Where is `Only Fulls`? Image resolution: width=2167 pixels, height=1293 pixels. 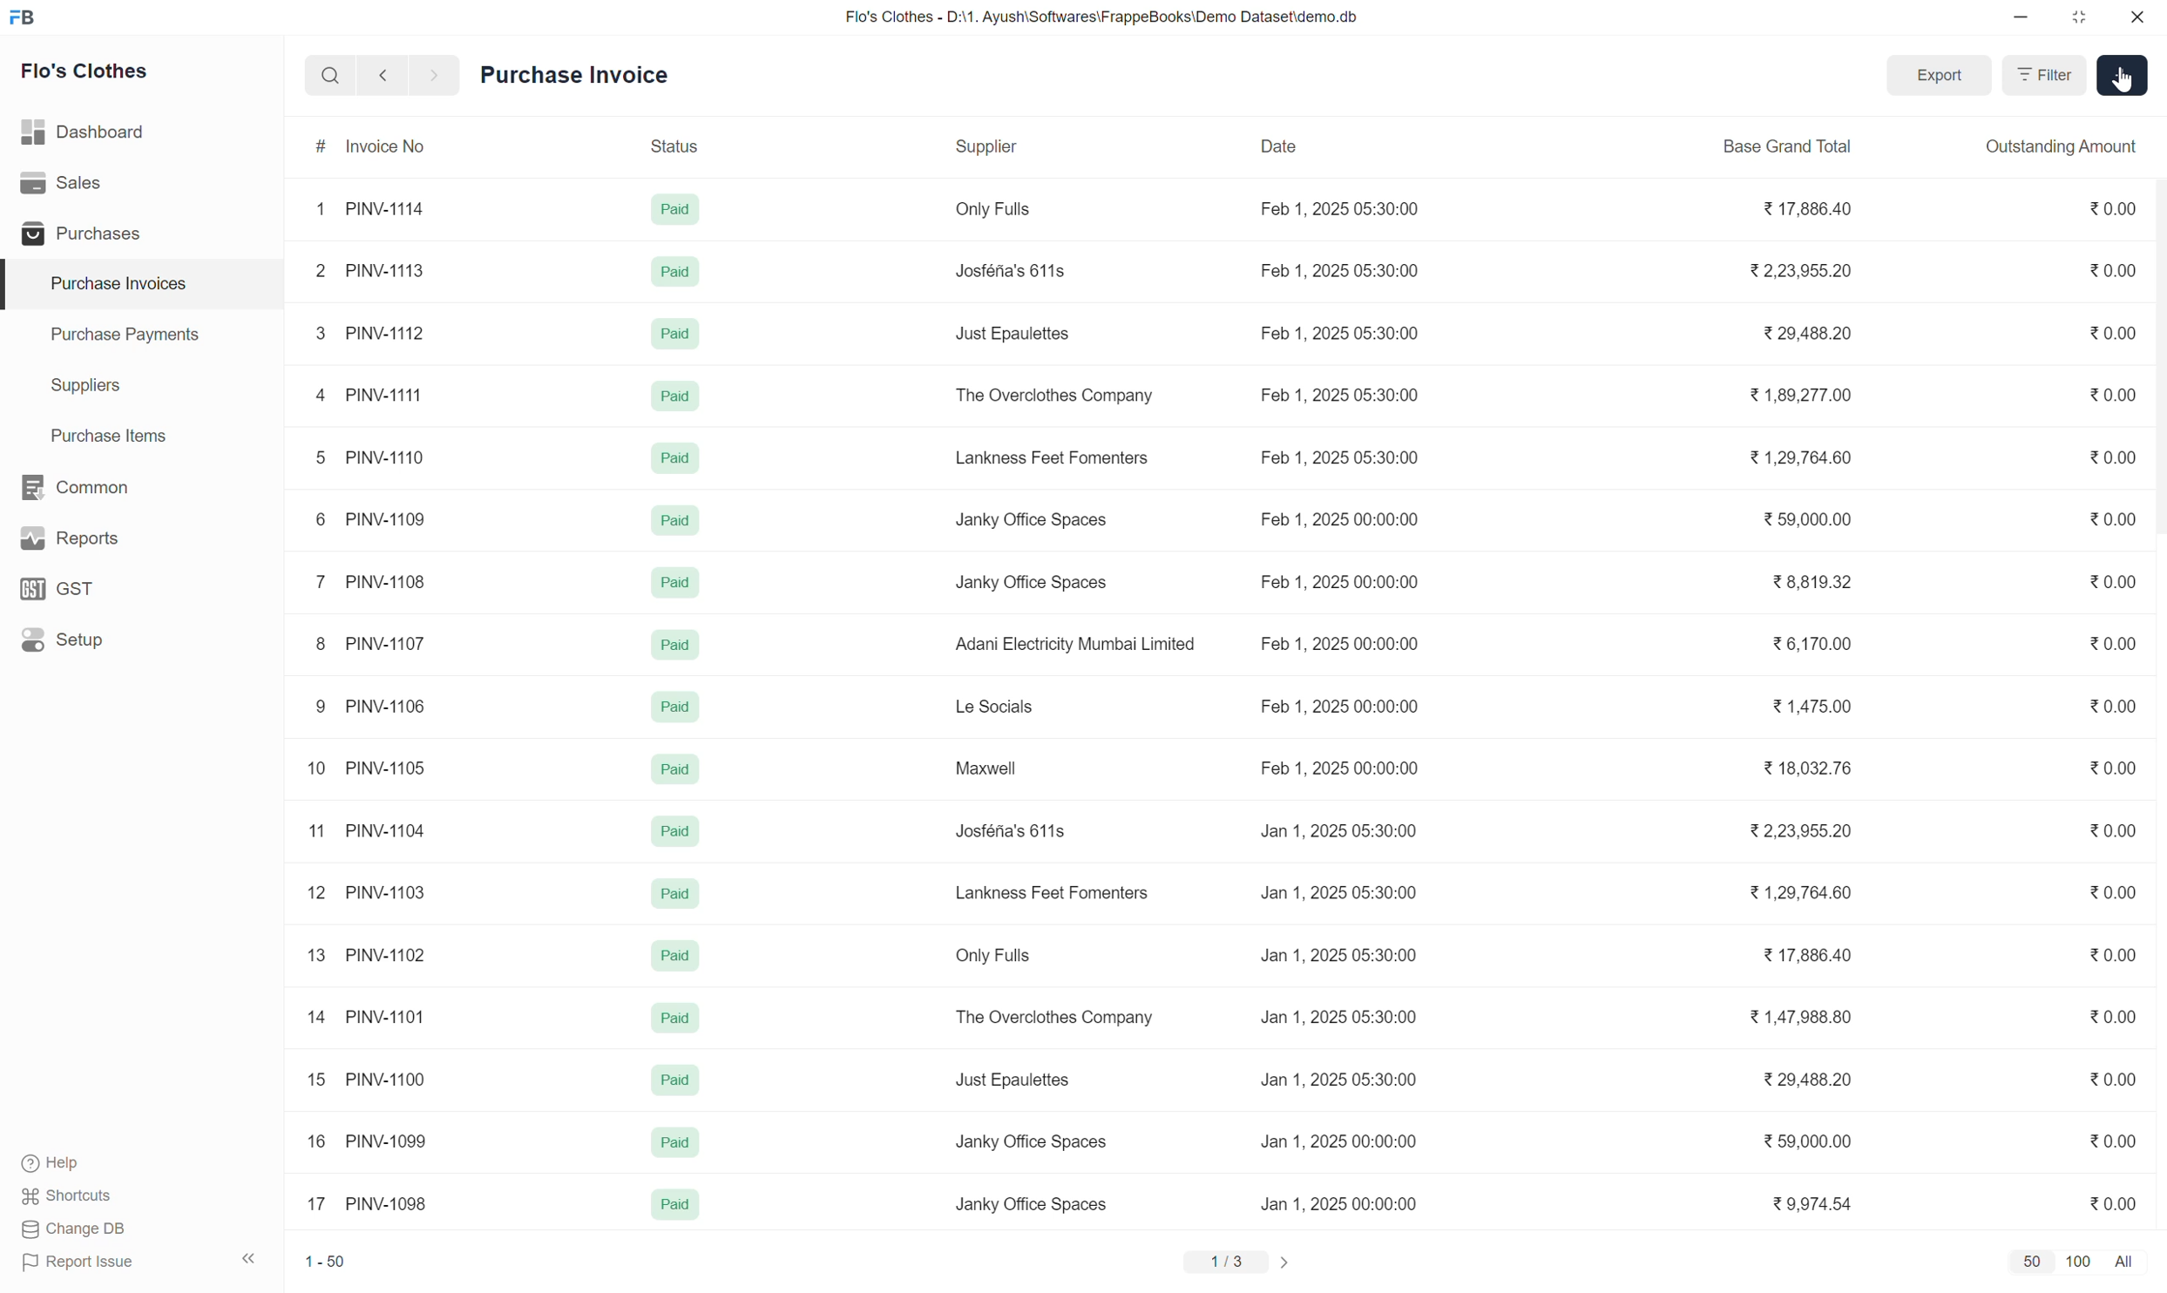 Only Fulls is located at coordinates (992, 955).